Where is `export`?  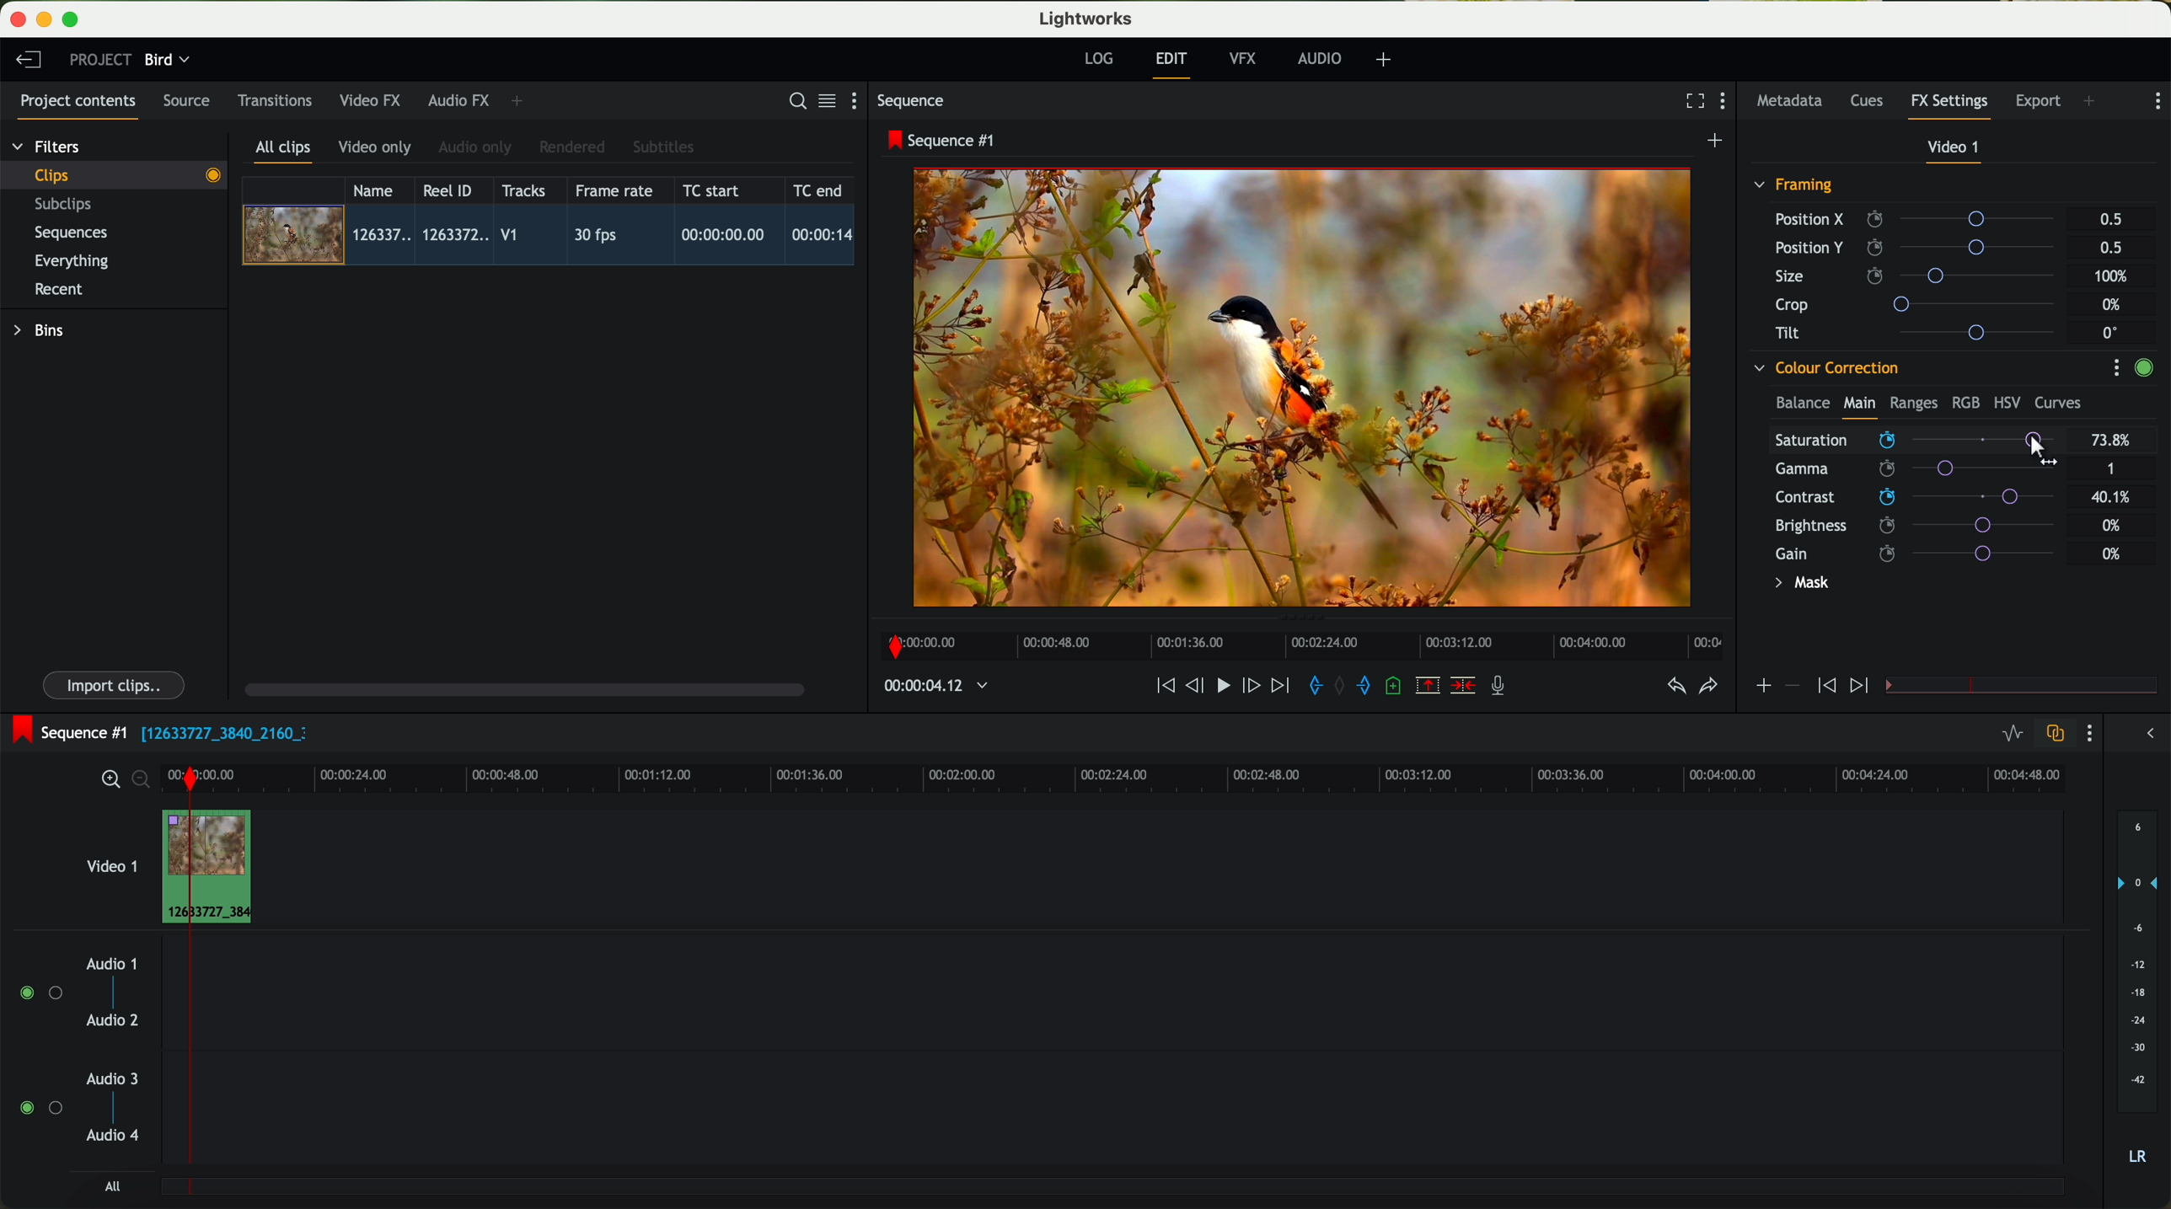 export is located at coordinates (2039, 103).